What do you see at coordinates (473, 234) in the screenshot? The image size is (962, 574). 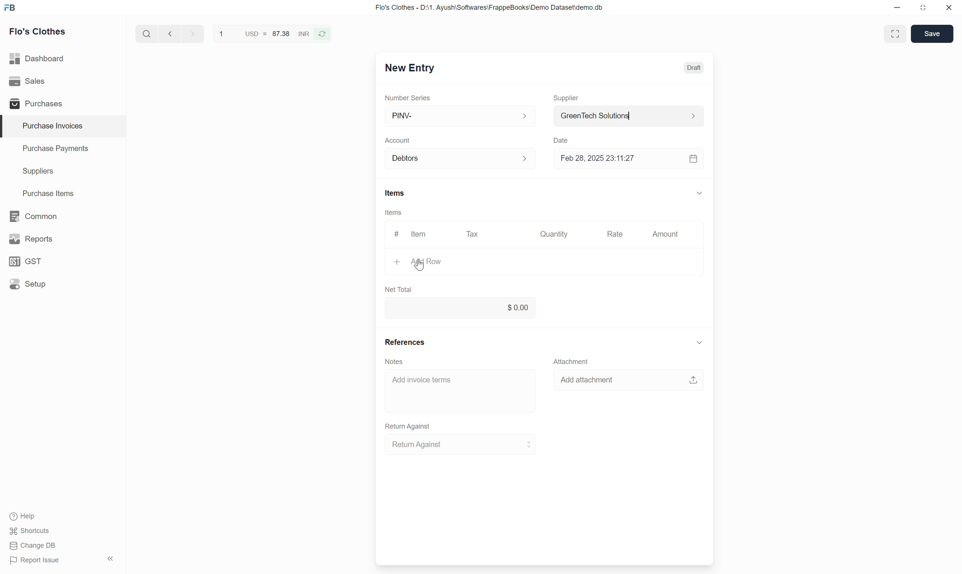 I see `Tax` at bounding box center [473, 234].